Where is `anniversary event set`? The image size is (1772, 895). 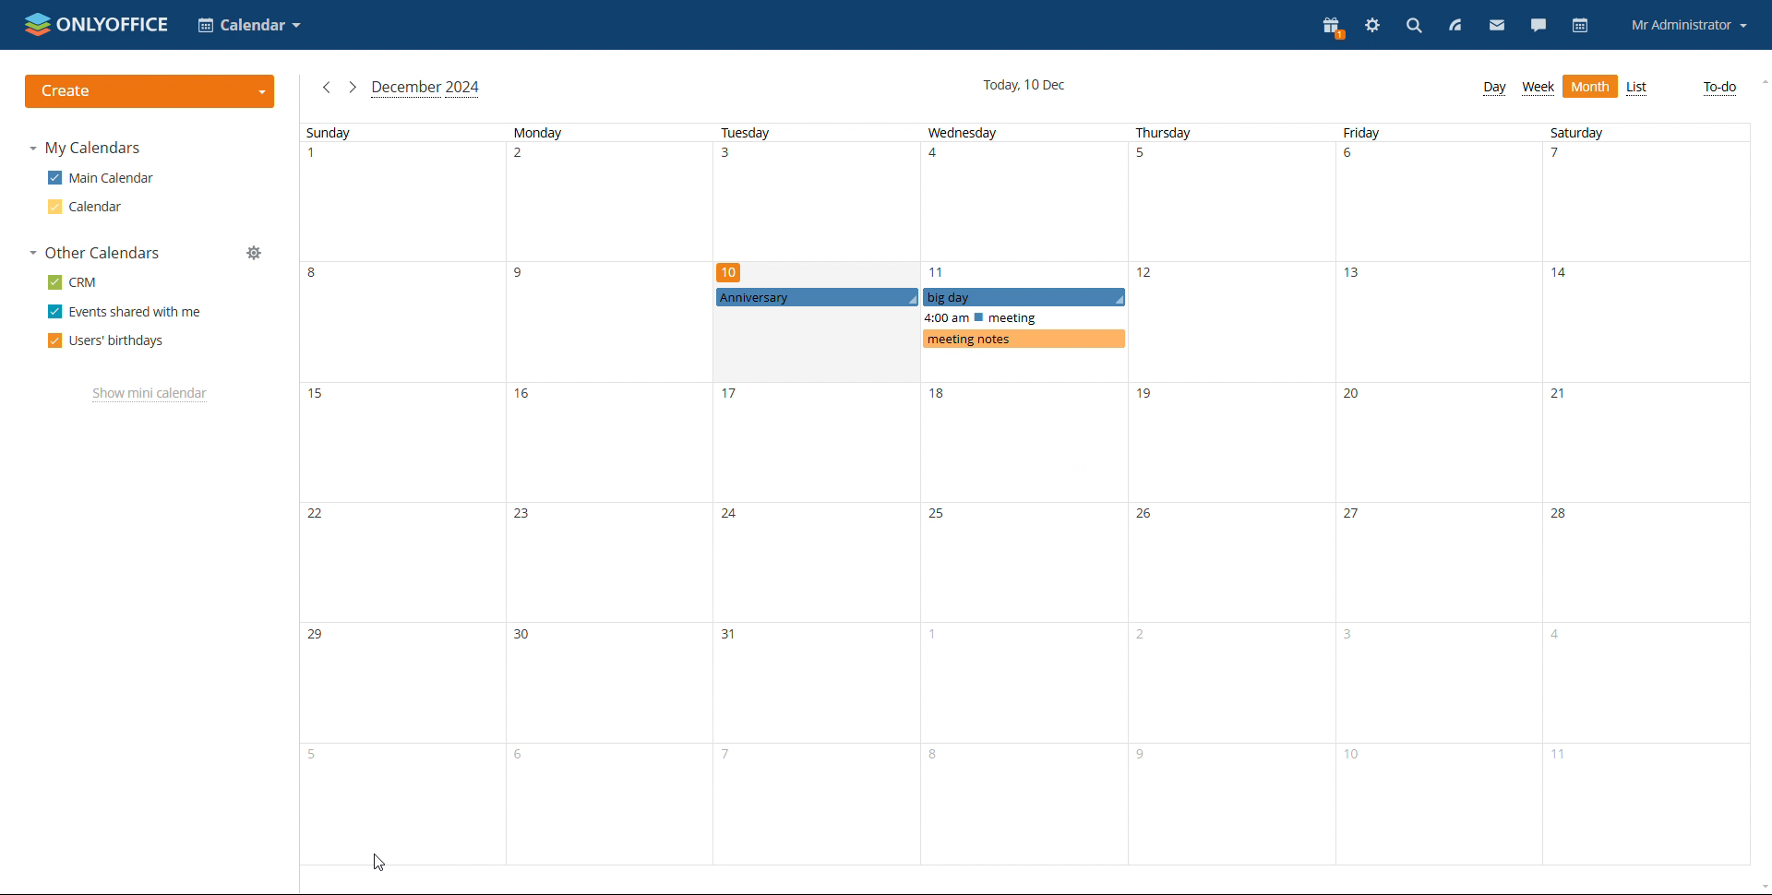 anniversary event set is located at coordinates (817, 296).